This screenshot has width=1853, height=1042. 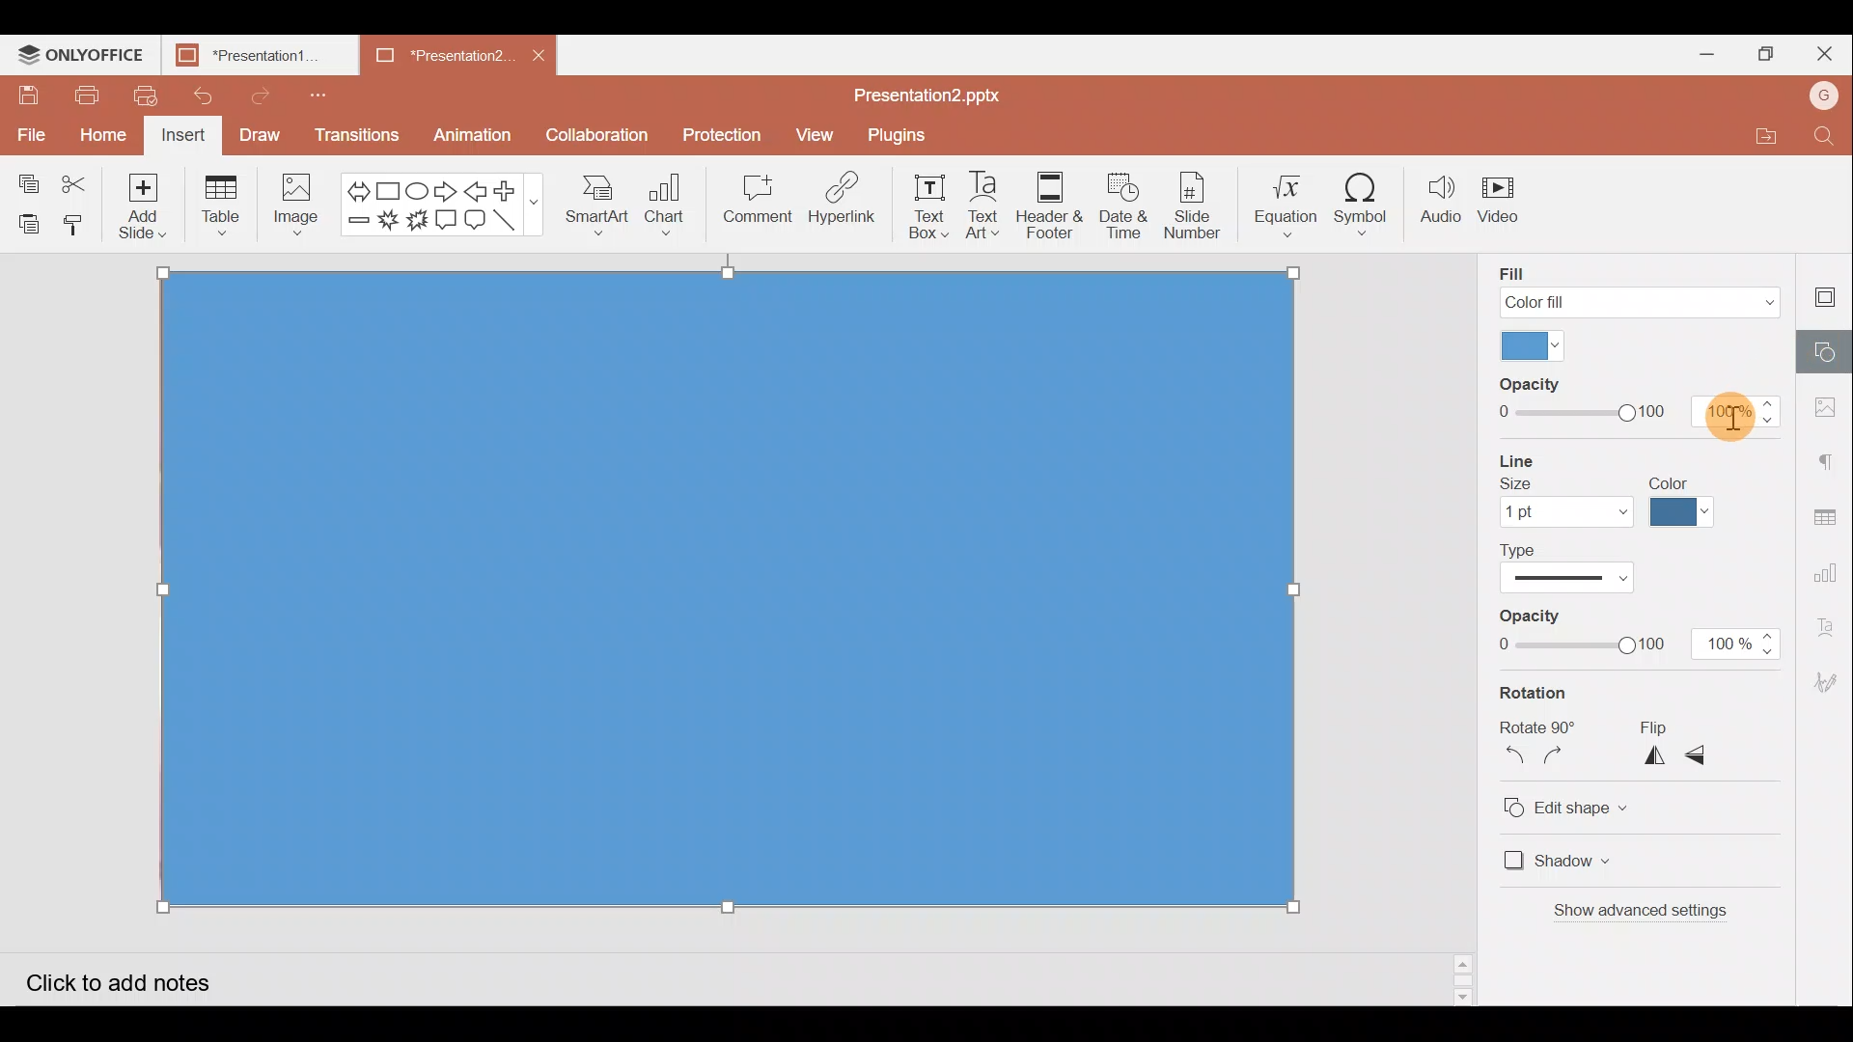 I want to click on Close document, so click(x=539, y=54).